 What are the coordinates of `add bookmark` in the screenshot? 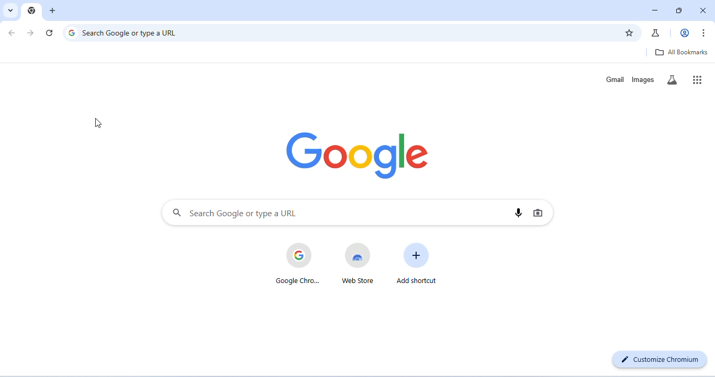 It's located at (631, 33).